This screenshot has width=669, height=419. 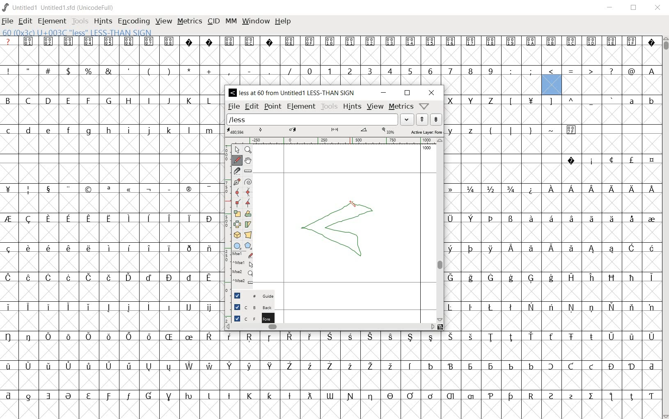 What do you see at coordinates (484, 188) in the screenshot?
I see `fractions ` at bounding box center [484, 188].